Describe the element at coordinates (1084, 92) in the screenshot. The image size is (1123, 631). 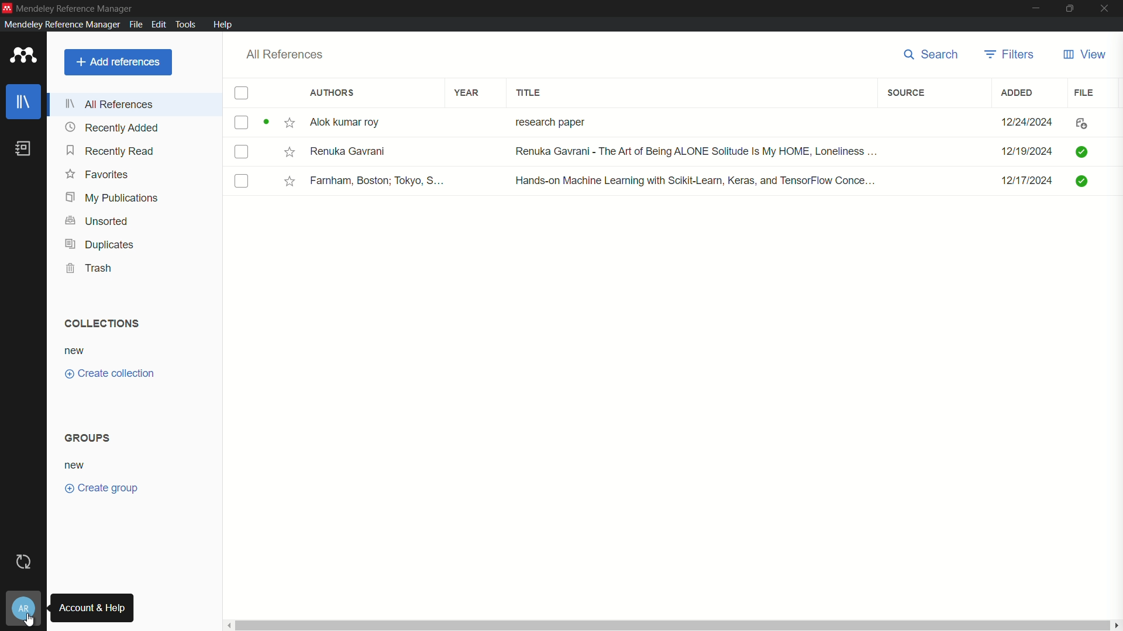
I see `file` at that location.